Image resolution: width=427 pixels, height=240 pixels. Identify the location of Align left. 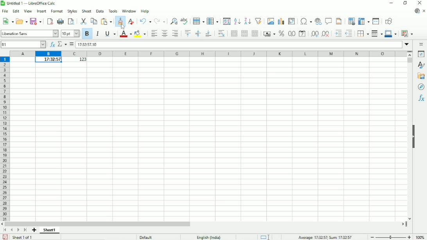
(154, 33).